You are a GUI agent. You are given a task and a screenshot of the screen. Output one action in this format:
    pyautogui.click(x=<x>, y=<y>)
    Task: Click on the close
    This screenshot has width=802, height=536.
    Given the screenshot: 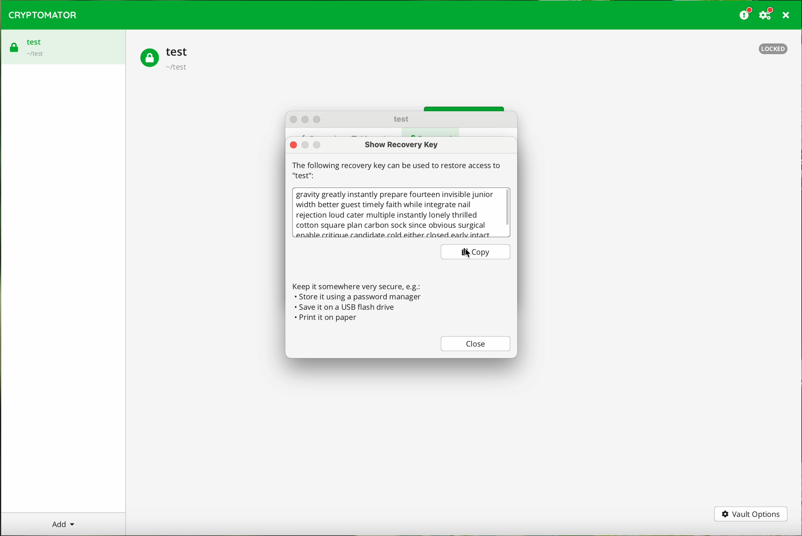 What is the action you would take?
    pyautogui.click(x=476, y=344)
    